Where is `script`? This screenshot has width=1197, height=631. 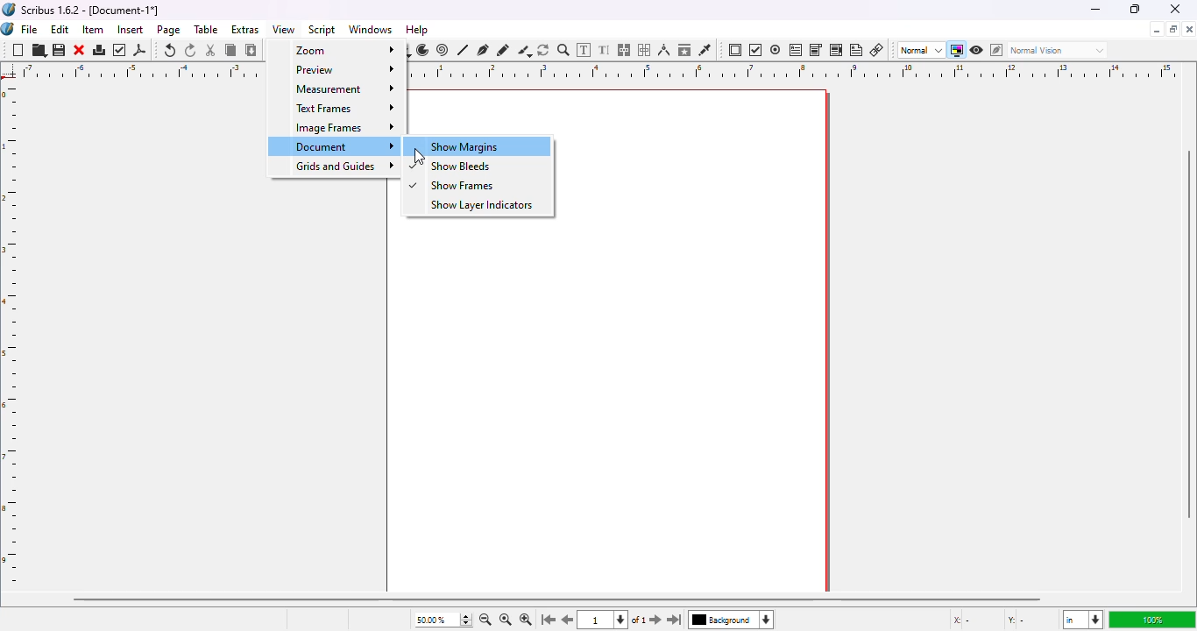
script is located at coordinates (324, 30).